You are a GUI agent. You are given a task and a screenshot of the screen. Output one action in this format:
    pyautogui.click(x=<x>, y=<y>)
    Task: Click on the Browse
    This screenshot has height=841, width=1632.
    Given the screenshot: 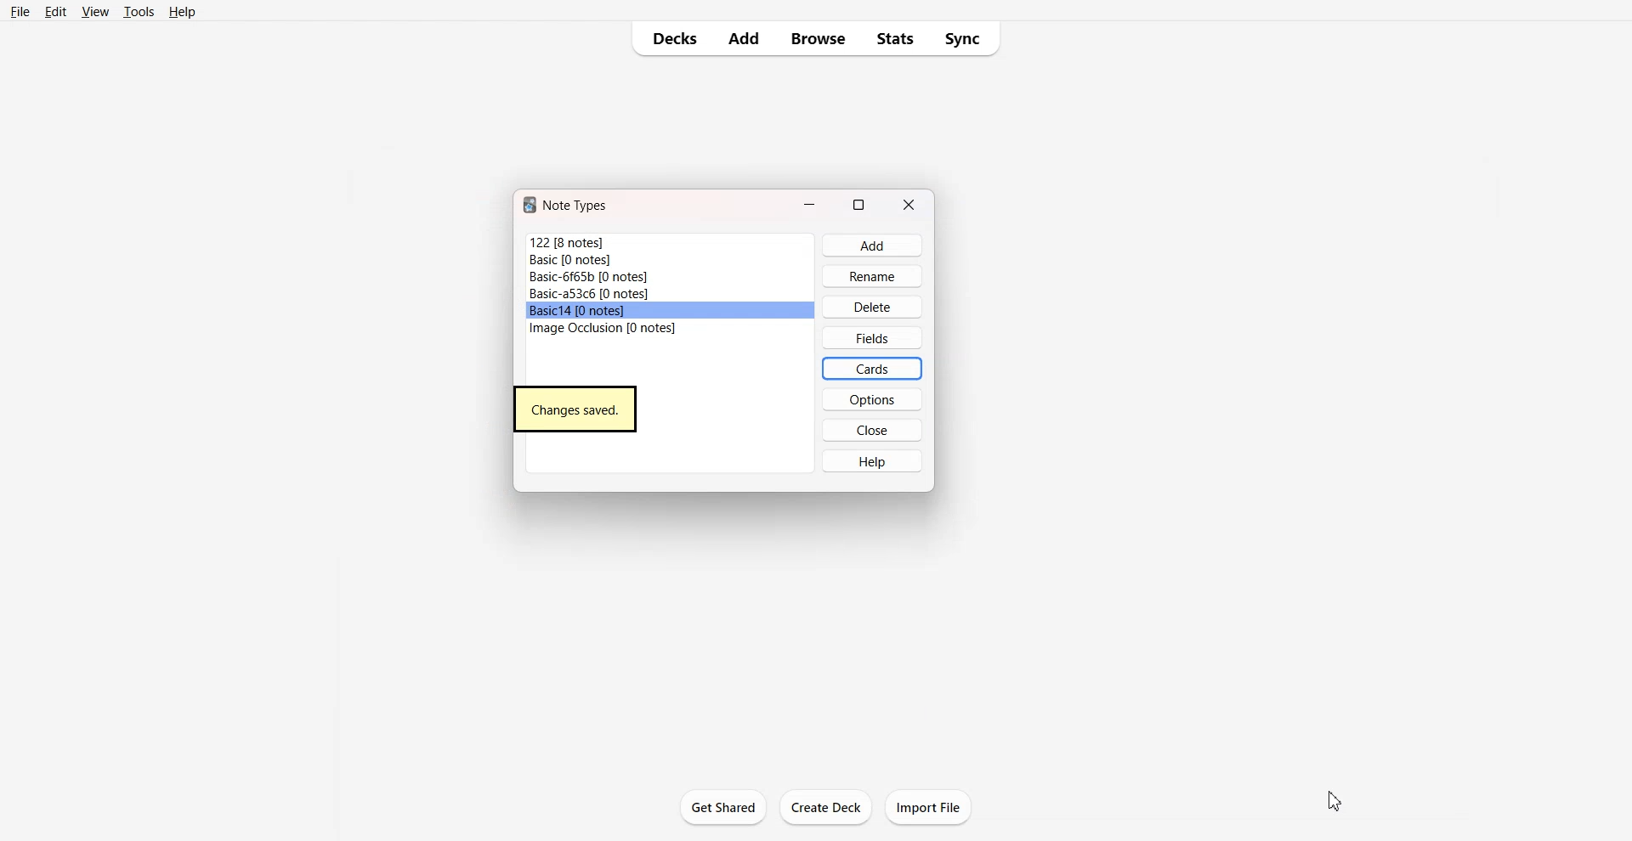 What is the action you would take?
    pyautogui.click(x=819, y=39)
    